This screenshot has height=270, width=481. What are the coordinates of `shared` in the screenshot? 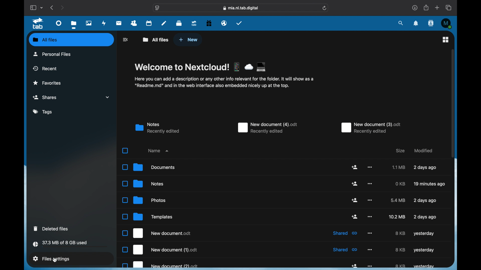 It's located at (354, 167).